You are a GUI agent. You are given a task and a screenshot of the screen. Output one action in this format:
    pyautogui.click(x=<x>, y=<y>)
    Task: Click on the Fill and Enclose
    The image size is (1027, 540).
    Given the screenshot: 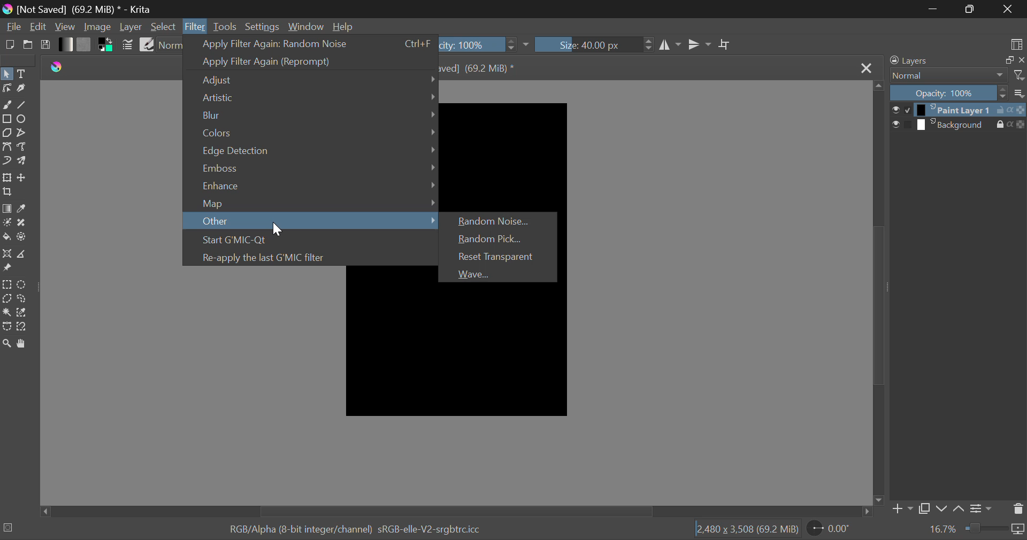 What is the action you would take?
    pyautogui.click(x=22, y=236)
    